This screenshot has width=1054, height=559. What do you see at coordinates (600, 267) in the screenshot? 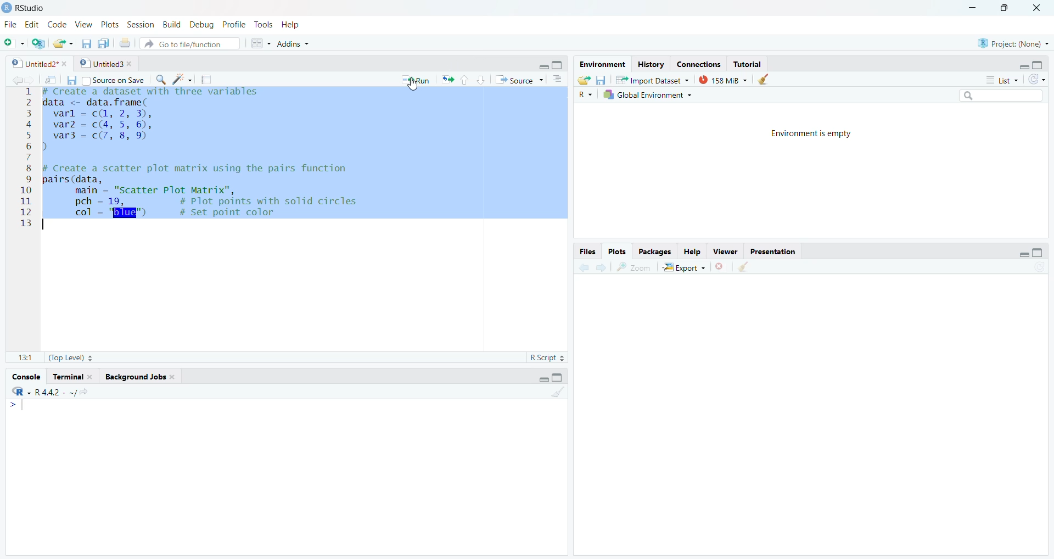
I see `Backward` at bounding box center [600, 267].